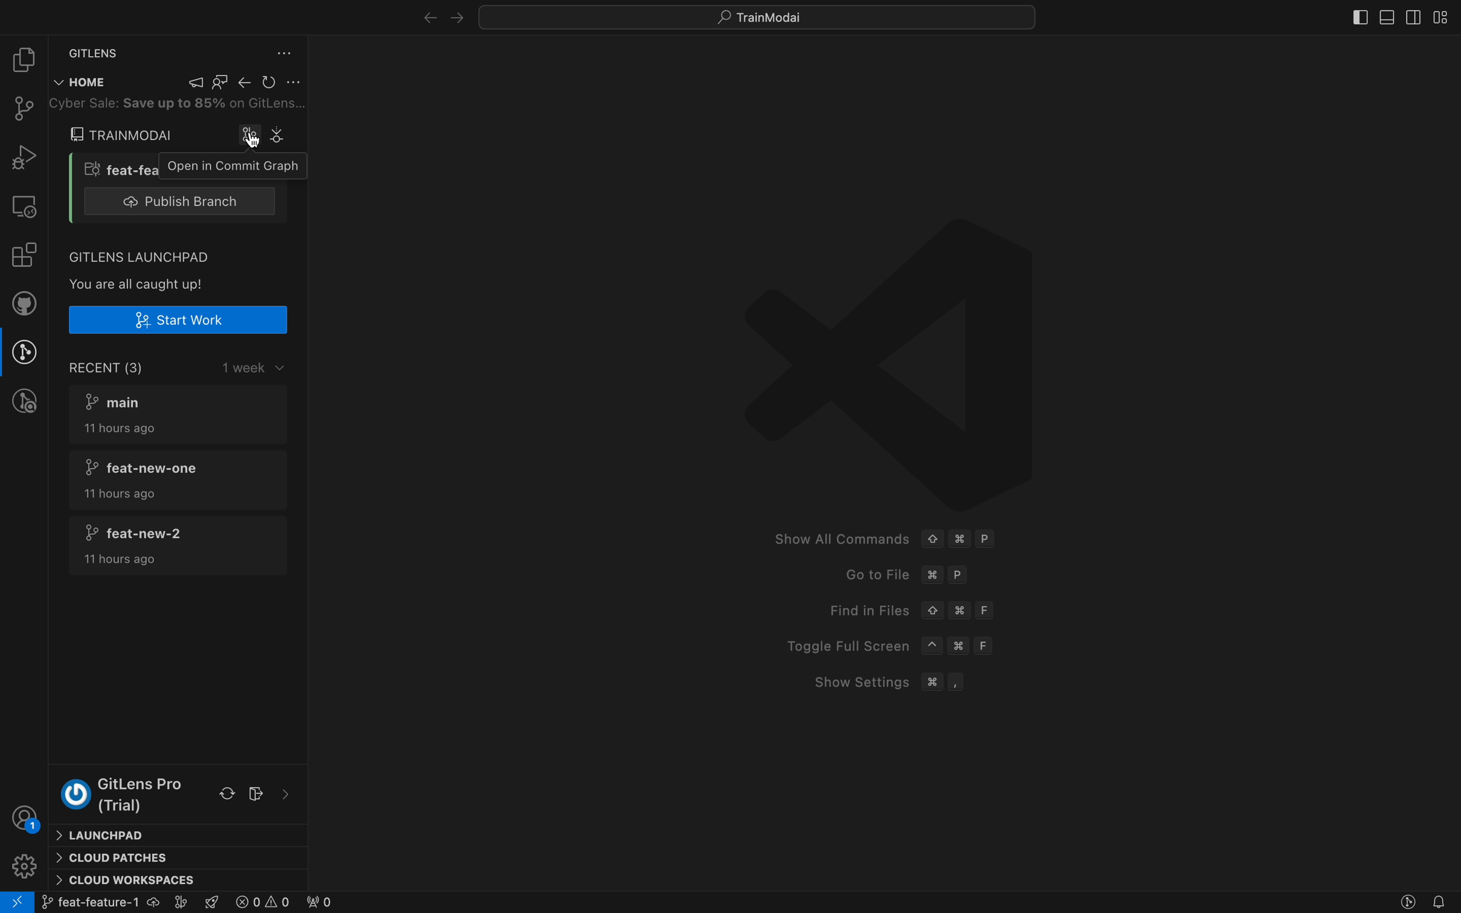  What do you see at coordinates (28, 304) in the screenshot?
I see `github` at bounding box center [28, 304].